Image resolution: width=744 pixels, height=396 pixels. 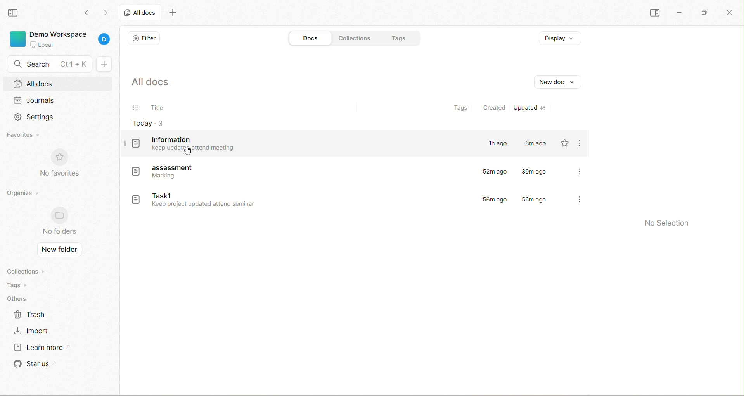 What do you see at coordinates (18, 300) in the screenshot?
I see `others` at bounding box center [18, 300].